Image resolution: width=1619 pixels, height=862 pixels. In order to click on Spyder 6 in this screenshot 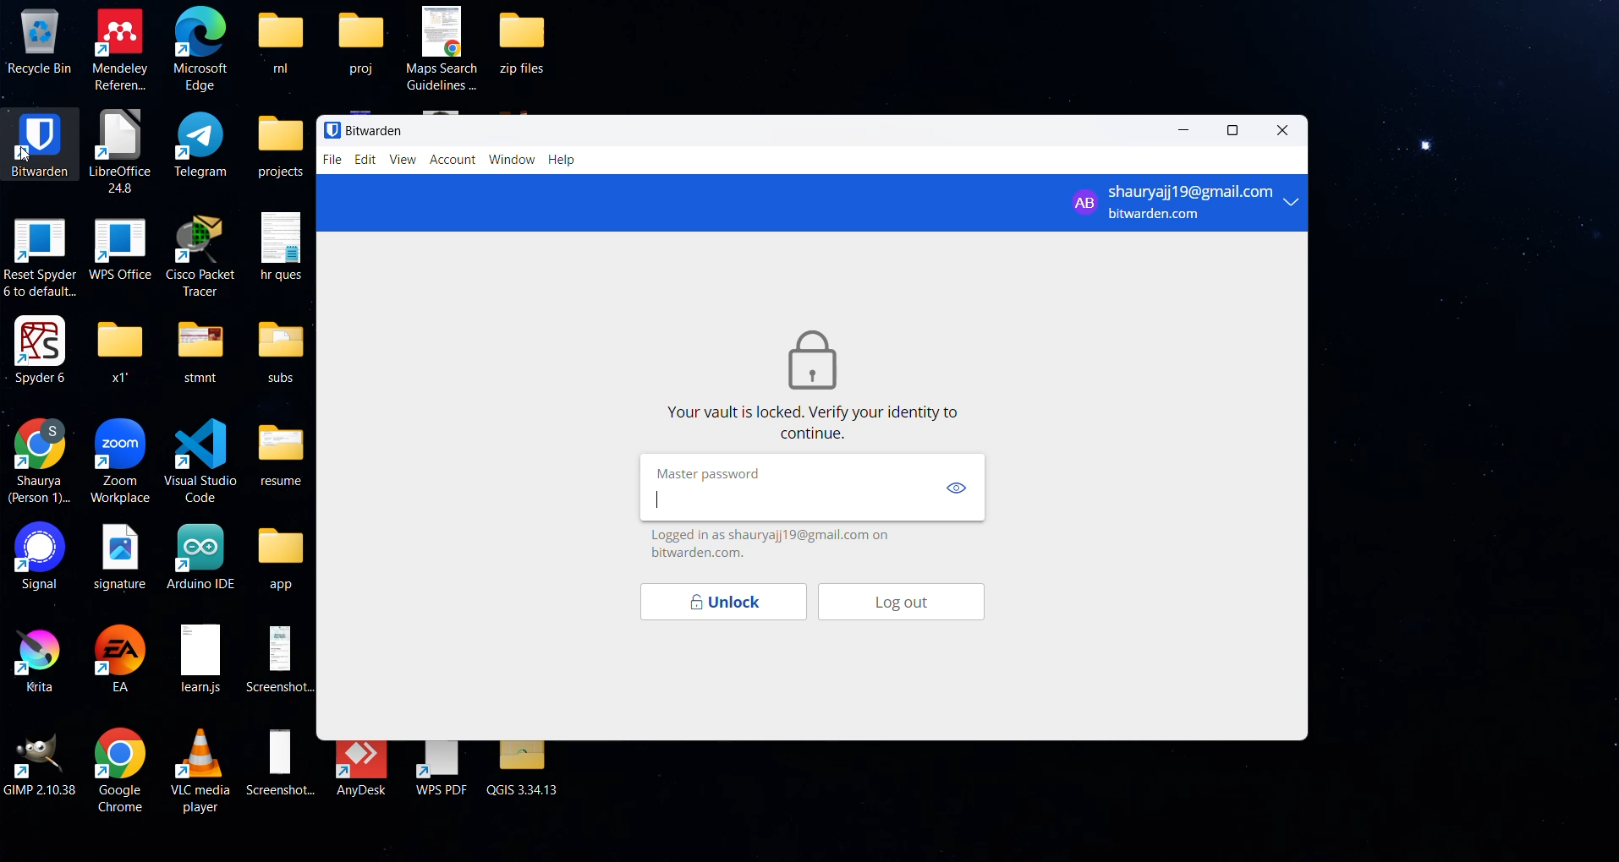, I will do `click(41, 349)`.